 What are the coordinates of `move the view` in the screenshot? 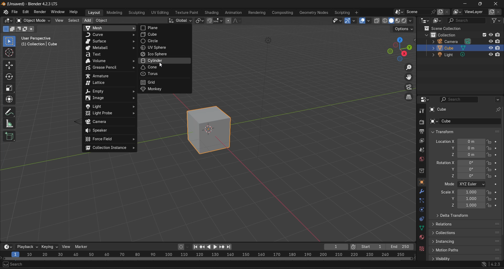 It's located at (410, 78).